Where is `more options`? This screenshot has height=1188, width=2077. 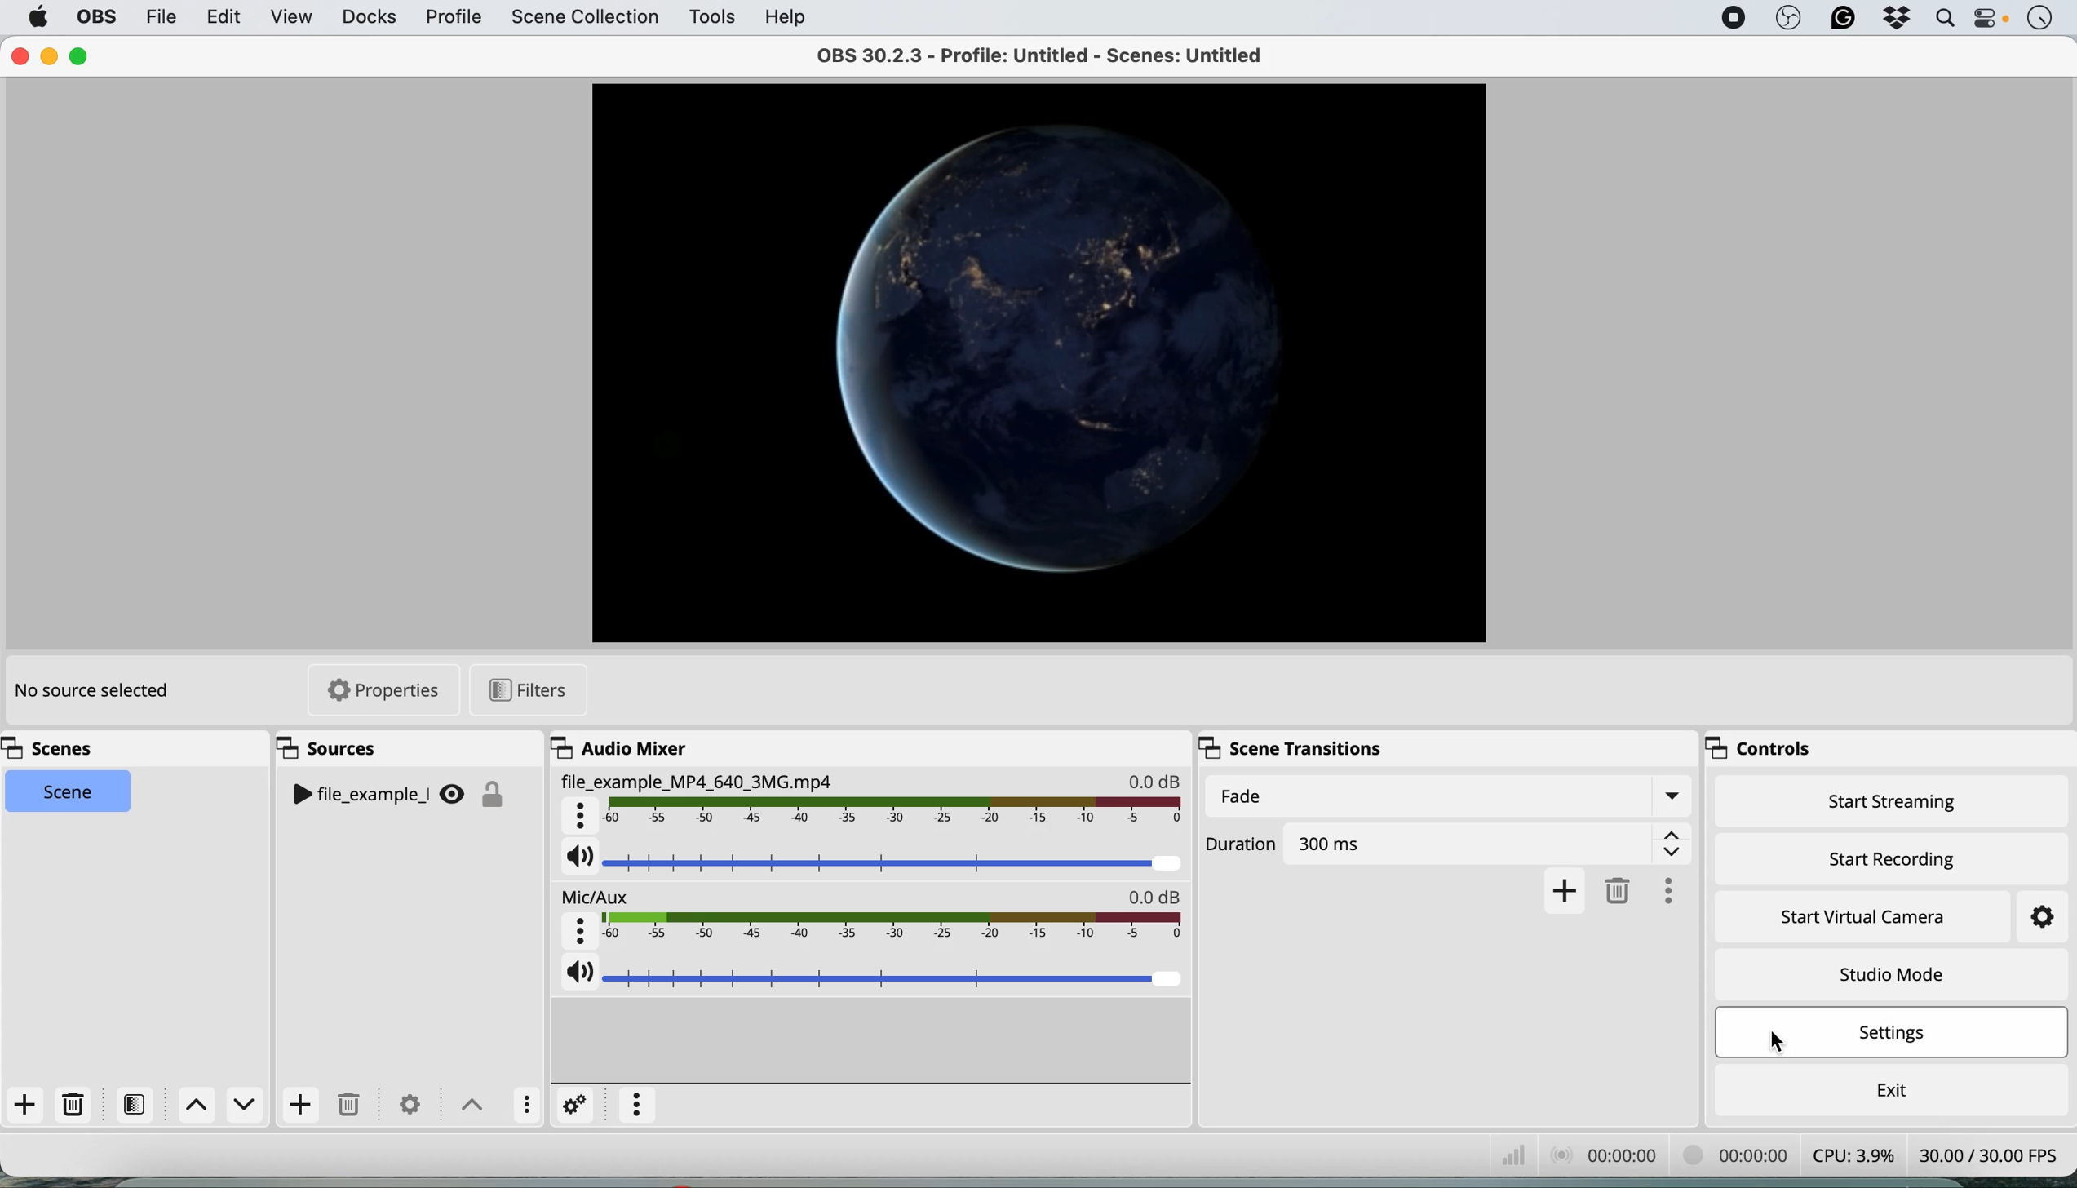 more options is located at coordinates (1677, 888).